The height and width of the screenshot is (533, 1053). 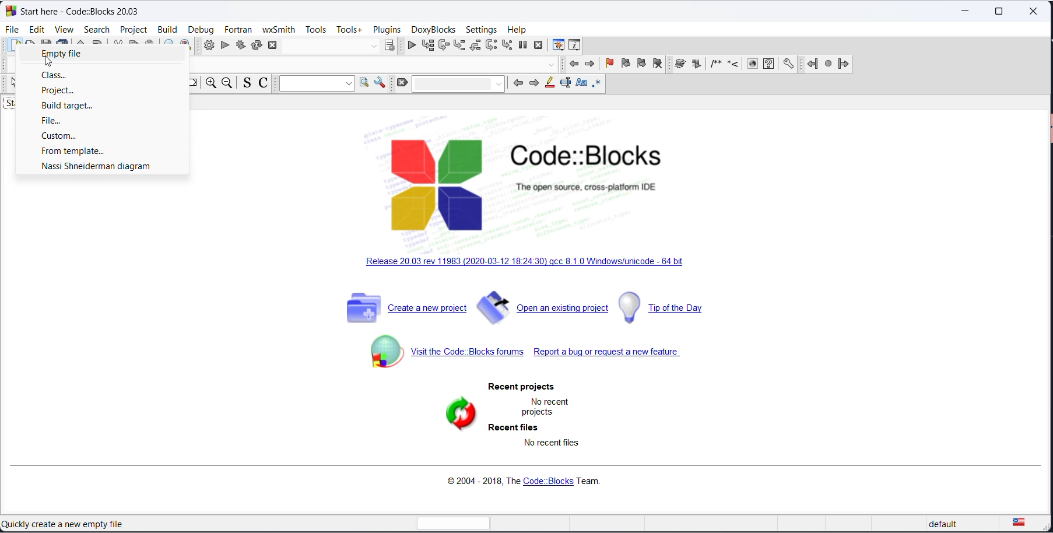 I want to click on settings, so click(x=482, y=29).